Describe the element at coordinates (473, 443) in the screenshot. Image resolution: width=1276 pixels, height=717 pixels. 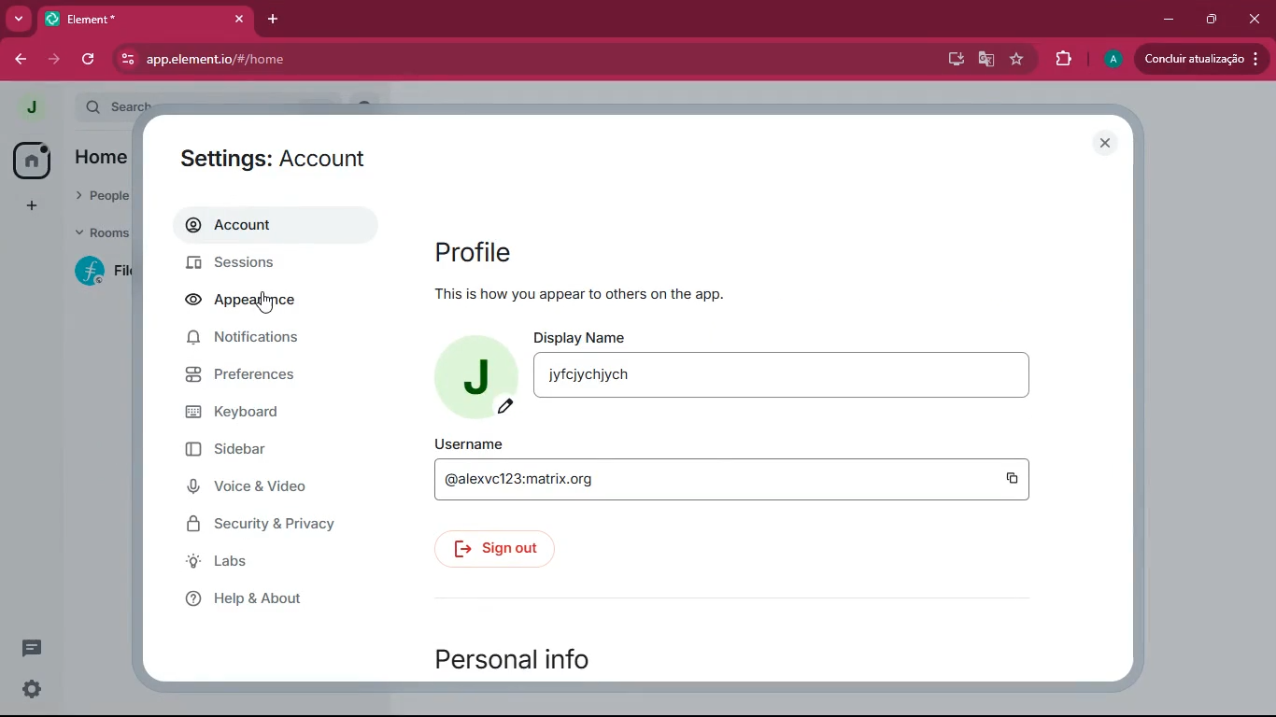
I see `Username` at that location.